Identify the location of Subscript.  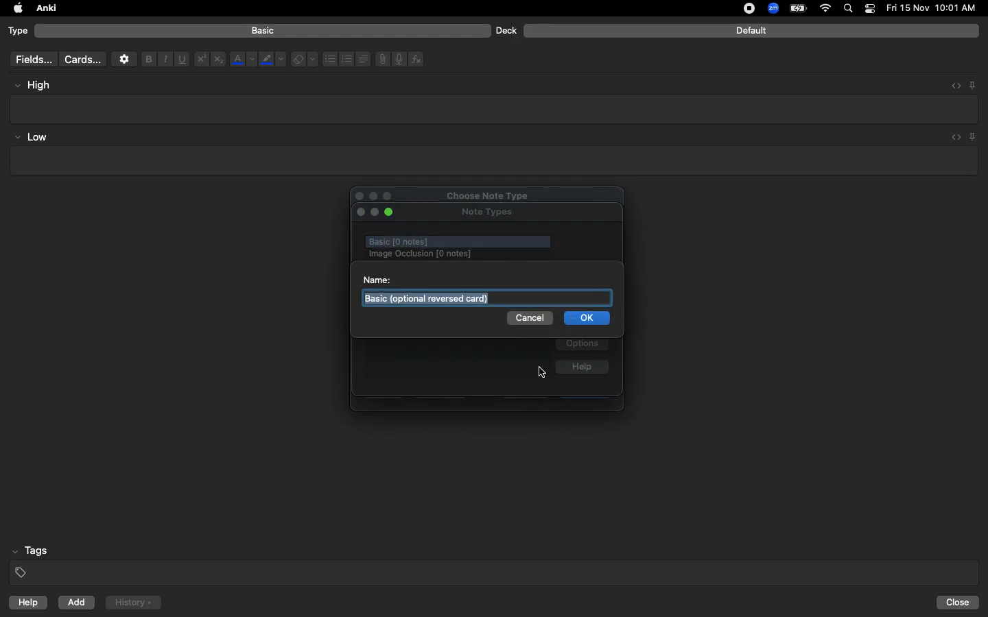
(218, 60).